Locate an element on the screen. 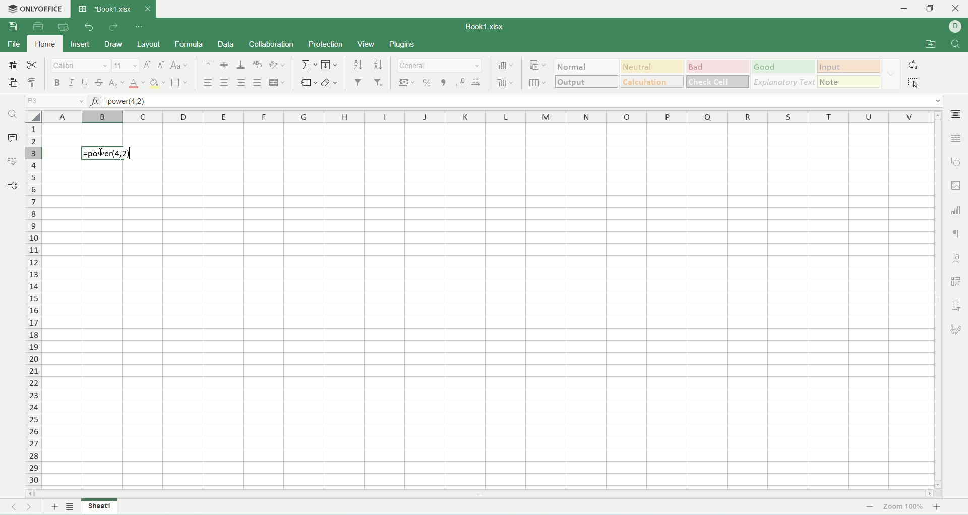  merge and center is located at coordinates (276, 83).